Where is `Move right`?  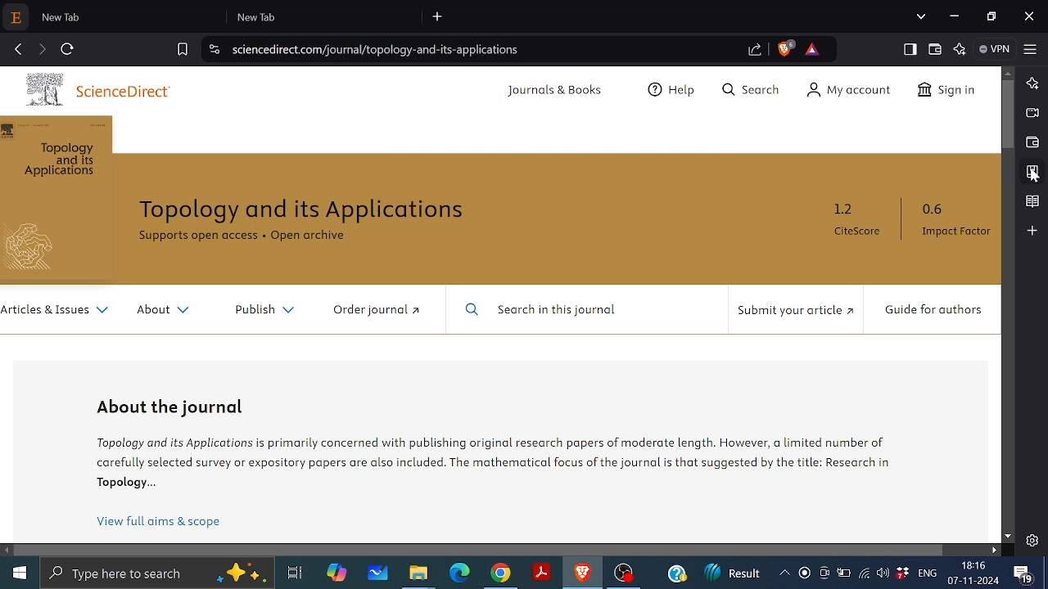 Move right is located at coordinates (995, 550).